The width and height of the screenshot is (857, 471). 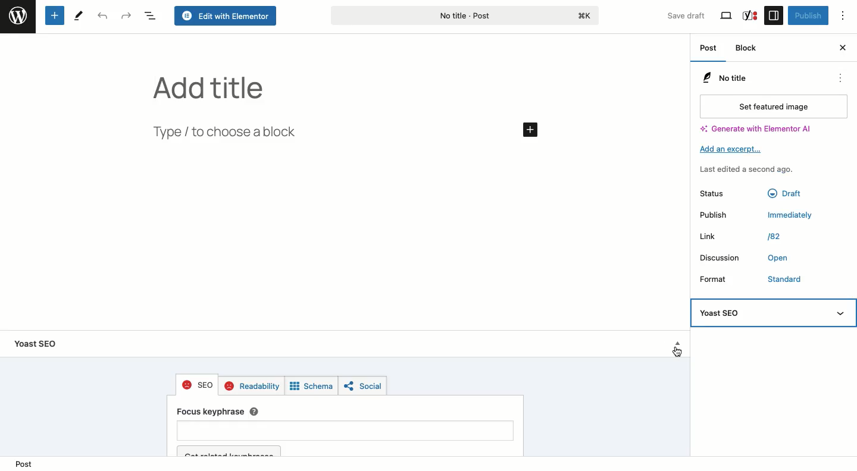 I want to click on Set featured image, so click(x=772, y=106).